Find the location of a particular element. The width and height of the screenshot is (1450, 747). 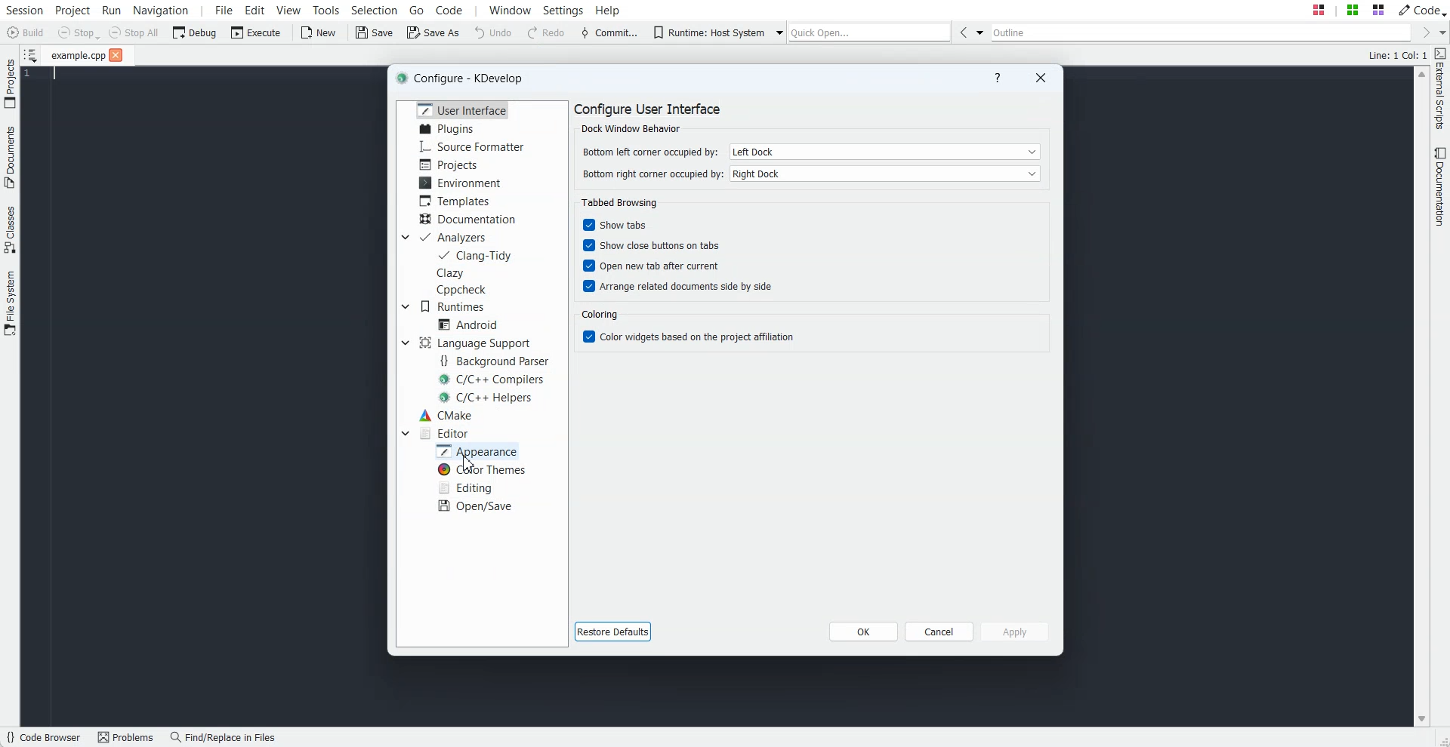

Cancel is located at coordinates (940, 631).